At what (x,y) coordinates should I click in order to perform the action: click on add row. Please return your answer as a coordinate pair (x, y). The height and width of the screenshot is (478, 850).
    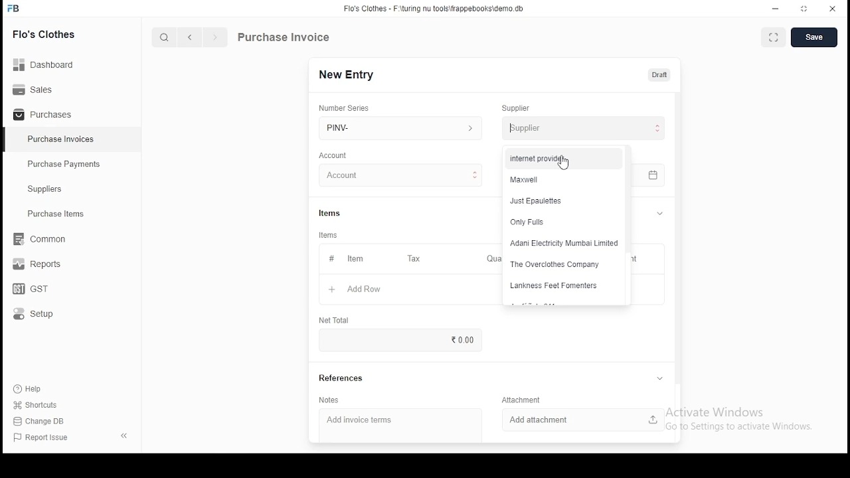
    Looking at the image, I should click on (366, 289).